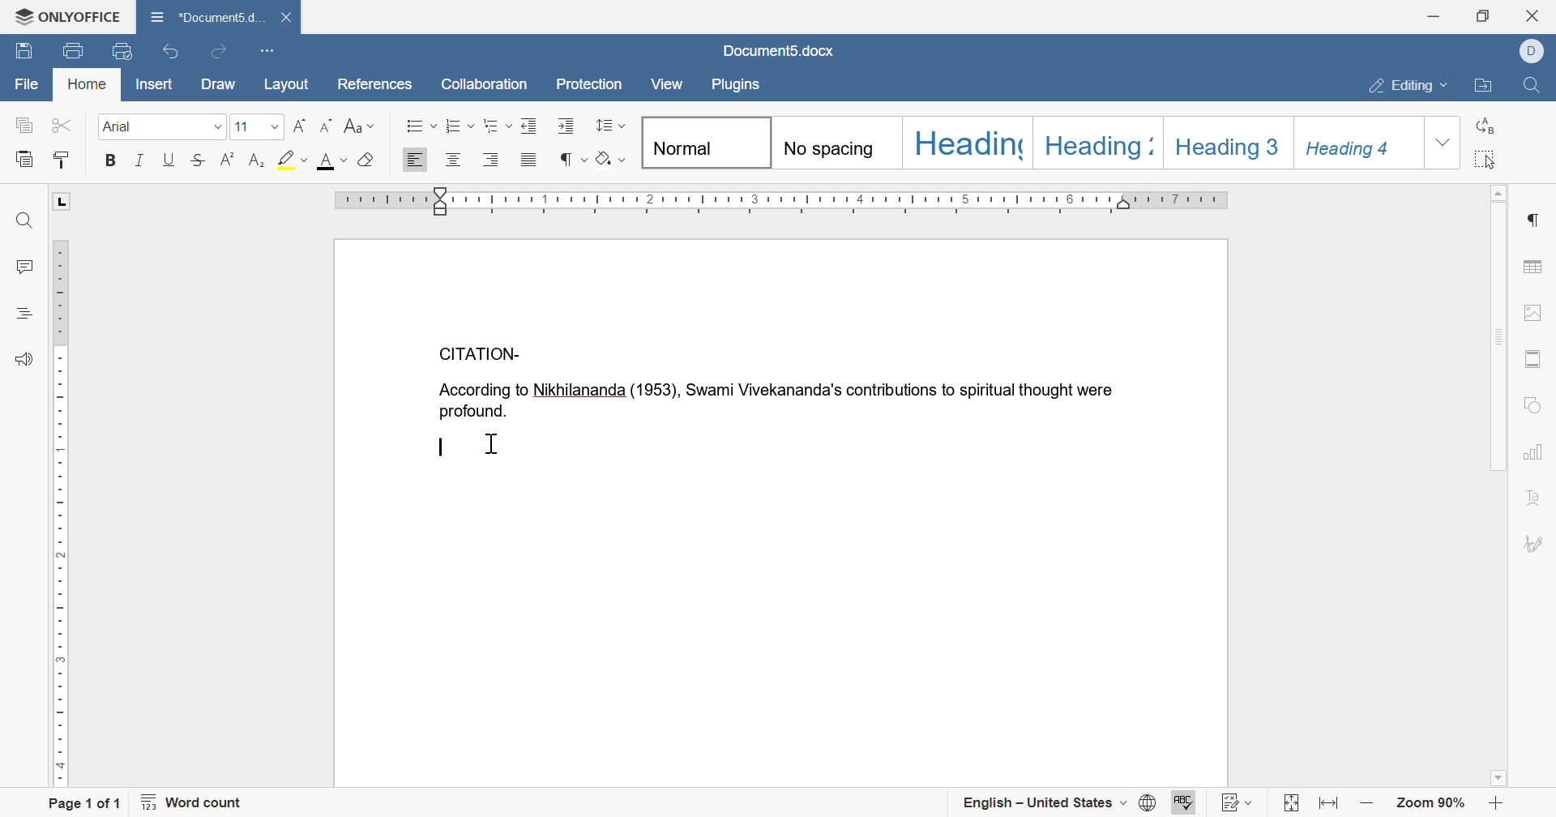  Describe the element at coordinates (528, 158) in the screenshot. I see `justified` at that location.